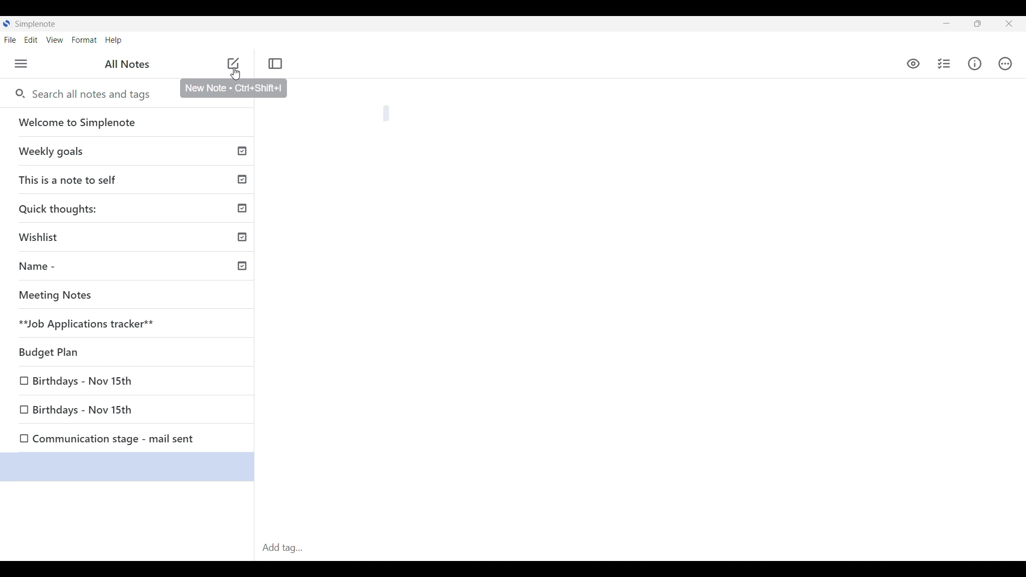  What do you see at coordinates (1008, 24) in the screenshot?
I see `Close` at bounding box center [1008, 24].